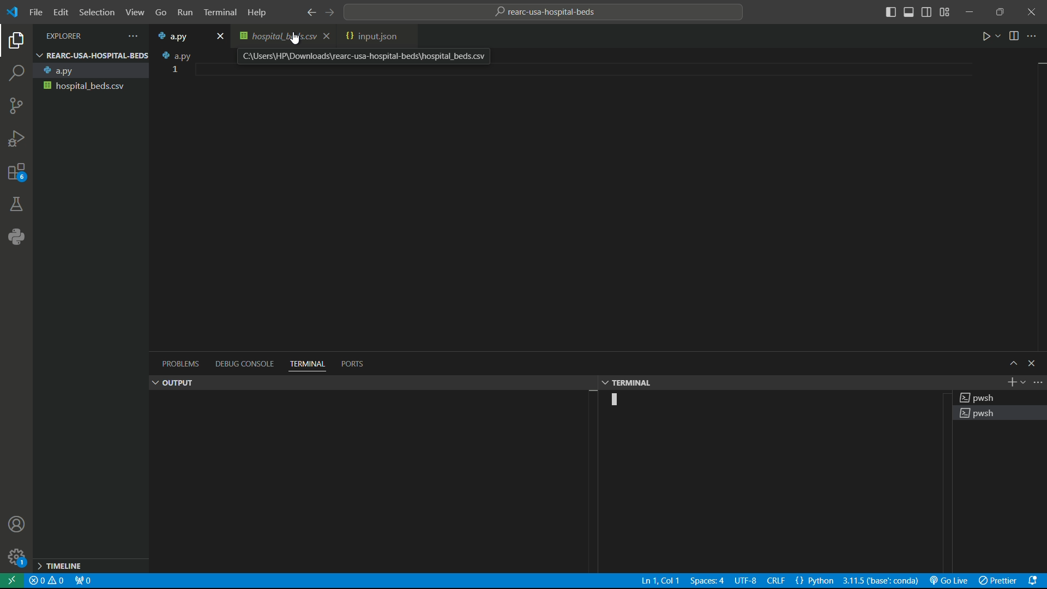 This screenshot has height=589, width=1047. What do you see at coordinates (310, 13) in the screenshot?
I see `go back` at bounding box center [310, 13].